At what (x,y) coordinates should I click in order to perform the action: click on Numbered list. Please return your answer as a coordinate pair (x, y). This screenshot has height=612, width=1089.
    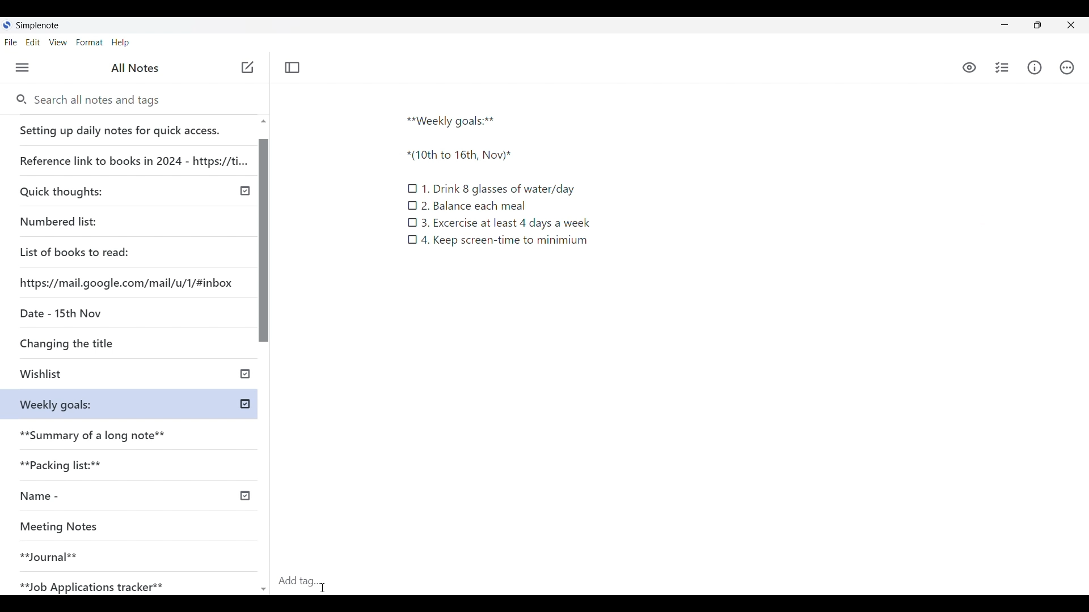
    Looking at the image, I should click on (91, 219).